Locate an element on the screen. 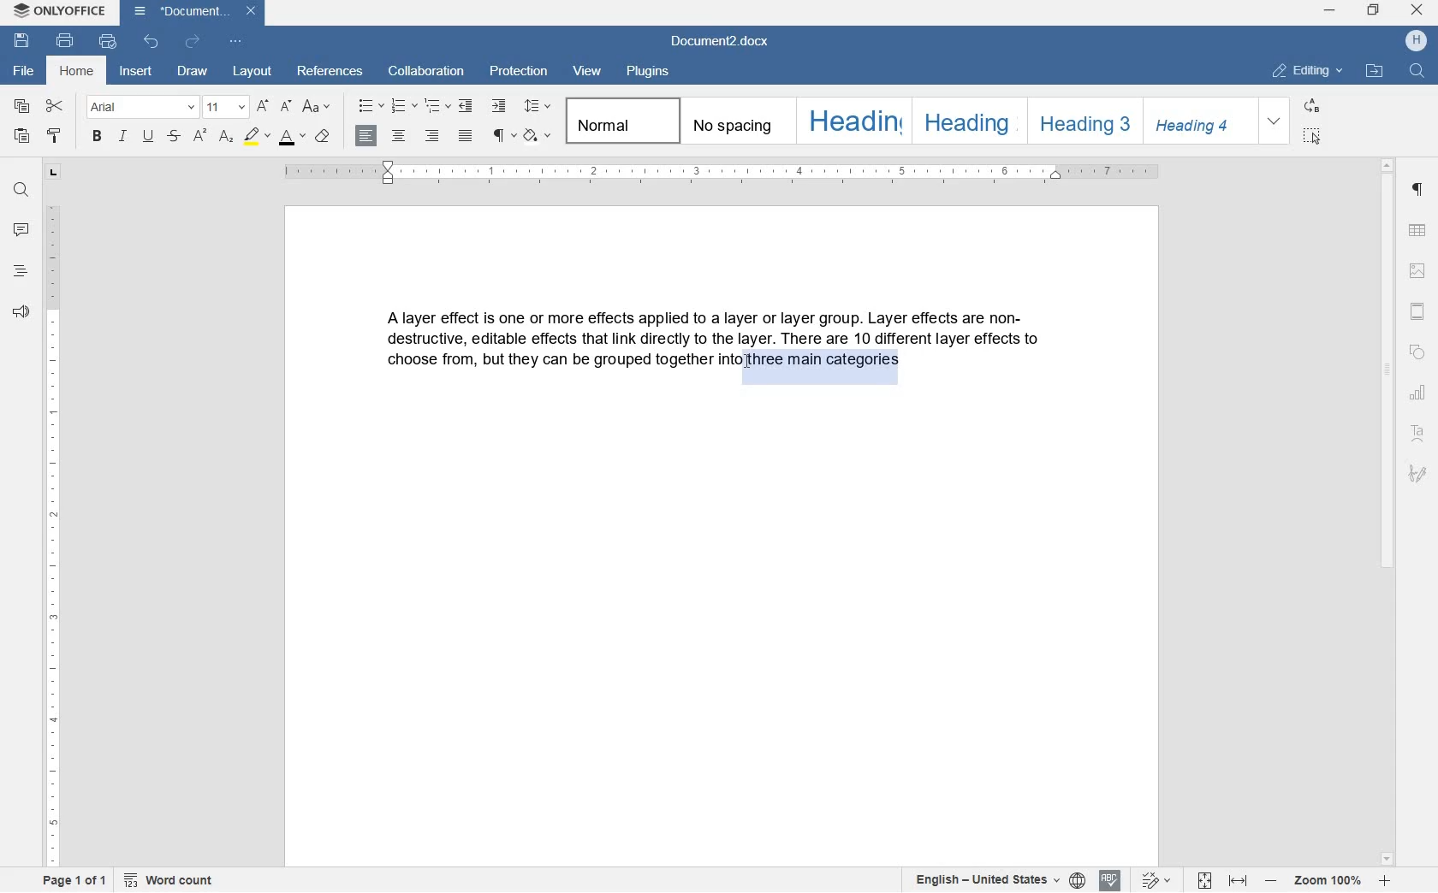 The image size is (1438, 893). feedback and surpport is located at coordinates (20, 312).